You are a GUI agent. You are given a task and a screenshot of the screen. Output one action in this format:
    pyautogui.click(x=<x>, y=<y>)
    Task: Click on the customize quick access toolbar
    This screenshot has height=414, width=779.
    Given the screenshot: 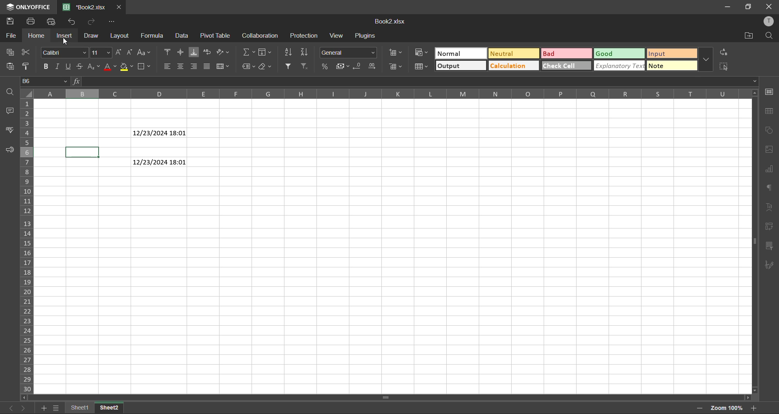 What is the action you would take?
    pyautogui.click(x=112, y=21)
    